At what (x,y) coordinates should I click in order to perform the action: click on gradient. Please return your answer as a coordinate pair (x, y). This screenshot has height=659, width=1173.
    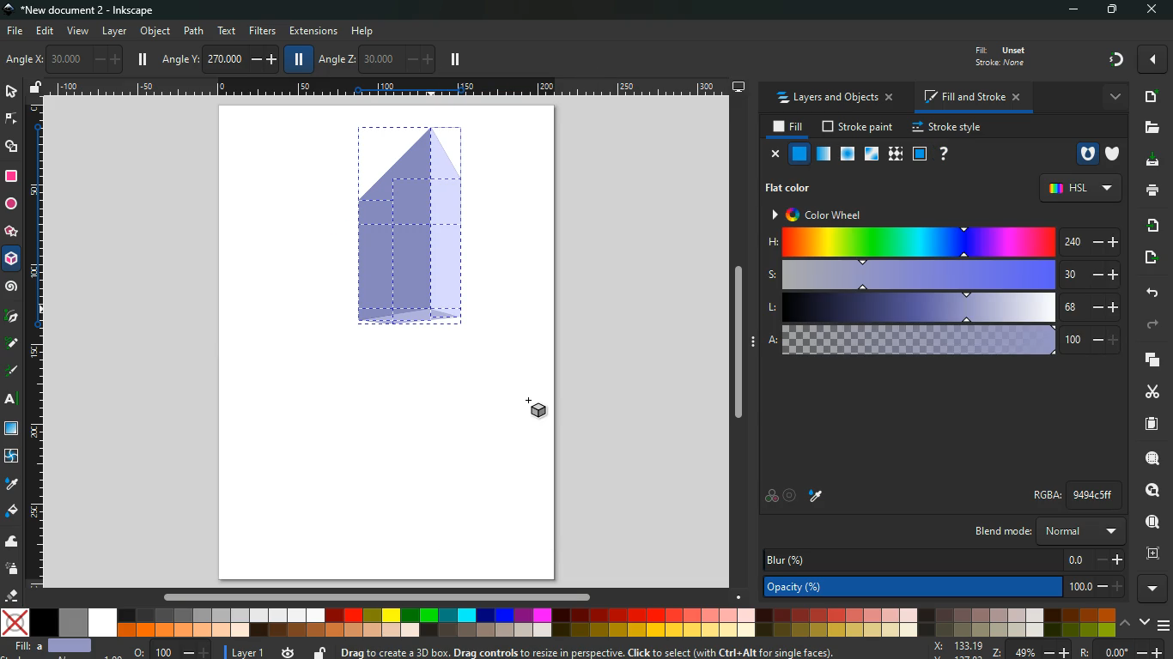
    Looking at the image, I should click on (1117, 58).